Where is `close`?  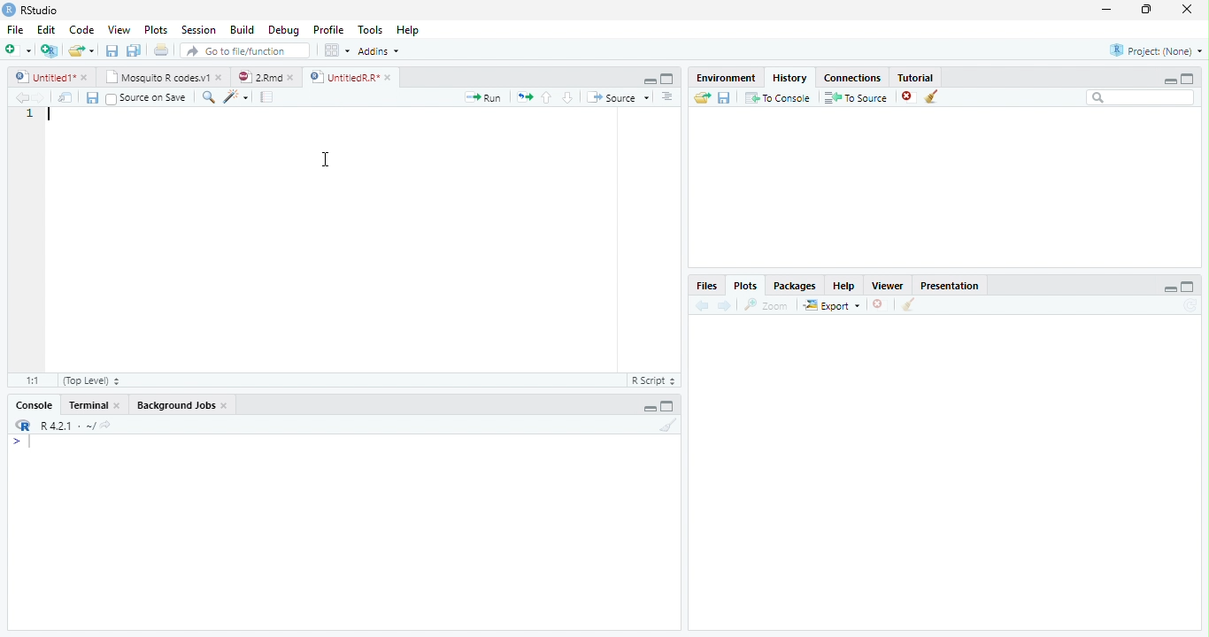 close is located at coordinates (120, 405).